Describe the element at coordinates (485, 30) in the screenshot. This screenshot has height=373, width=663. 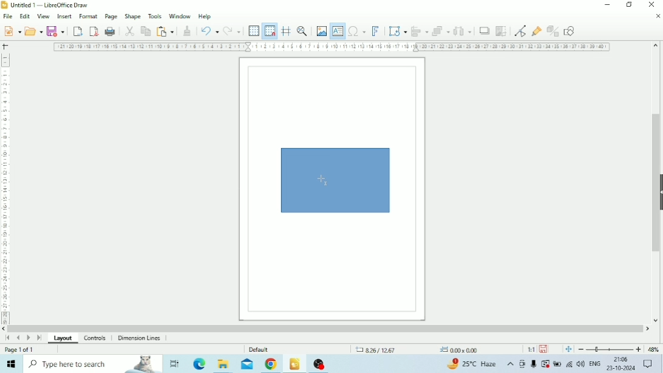
I see `Shadow` at that location.